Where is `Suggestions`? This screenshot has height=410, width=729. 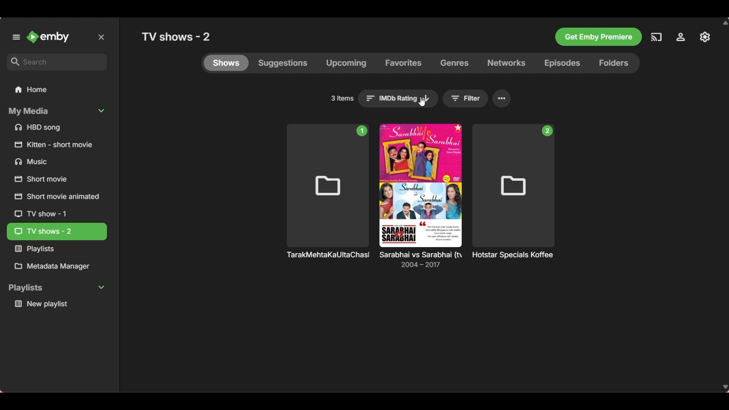
Suggestions is located at coordinates (283, 63).